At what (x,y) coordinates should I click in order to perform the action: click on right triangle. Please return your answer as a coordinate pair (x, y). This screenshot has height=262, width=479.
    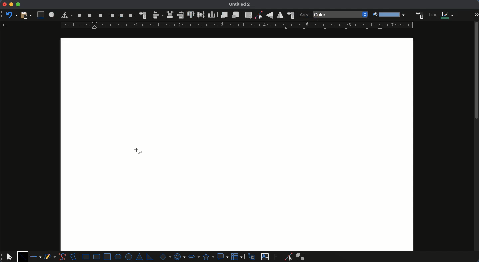
    Looking at the image, I should click on (150, 256).